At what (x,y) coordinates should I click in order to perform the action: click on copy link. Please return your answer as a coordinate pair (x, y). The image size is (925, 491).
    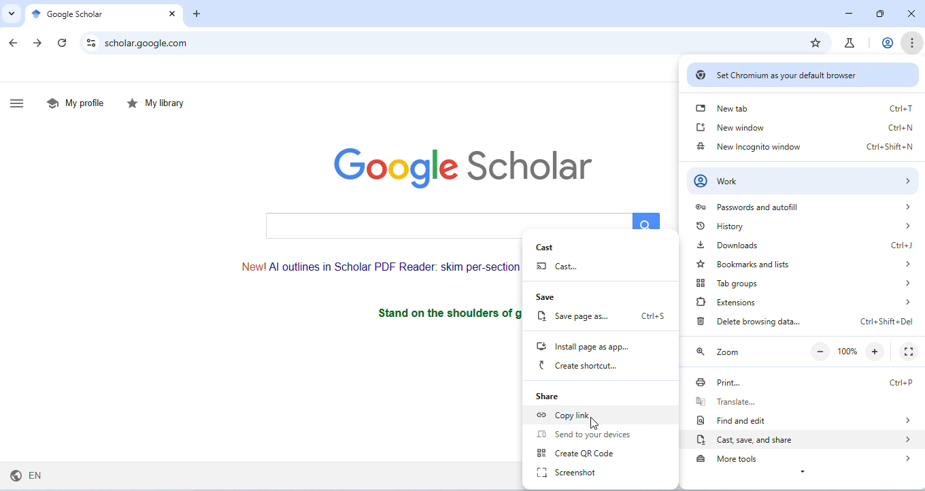
    Looking at the image, I should click on (567, 416).